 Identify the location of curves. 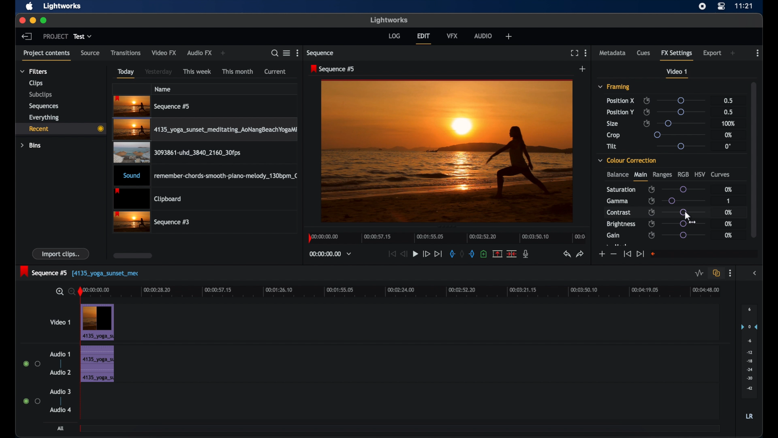
(720, 175).